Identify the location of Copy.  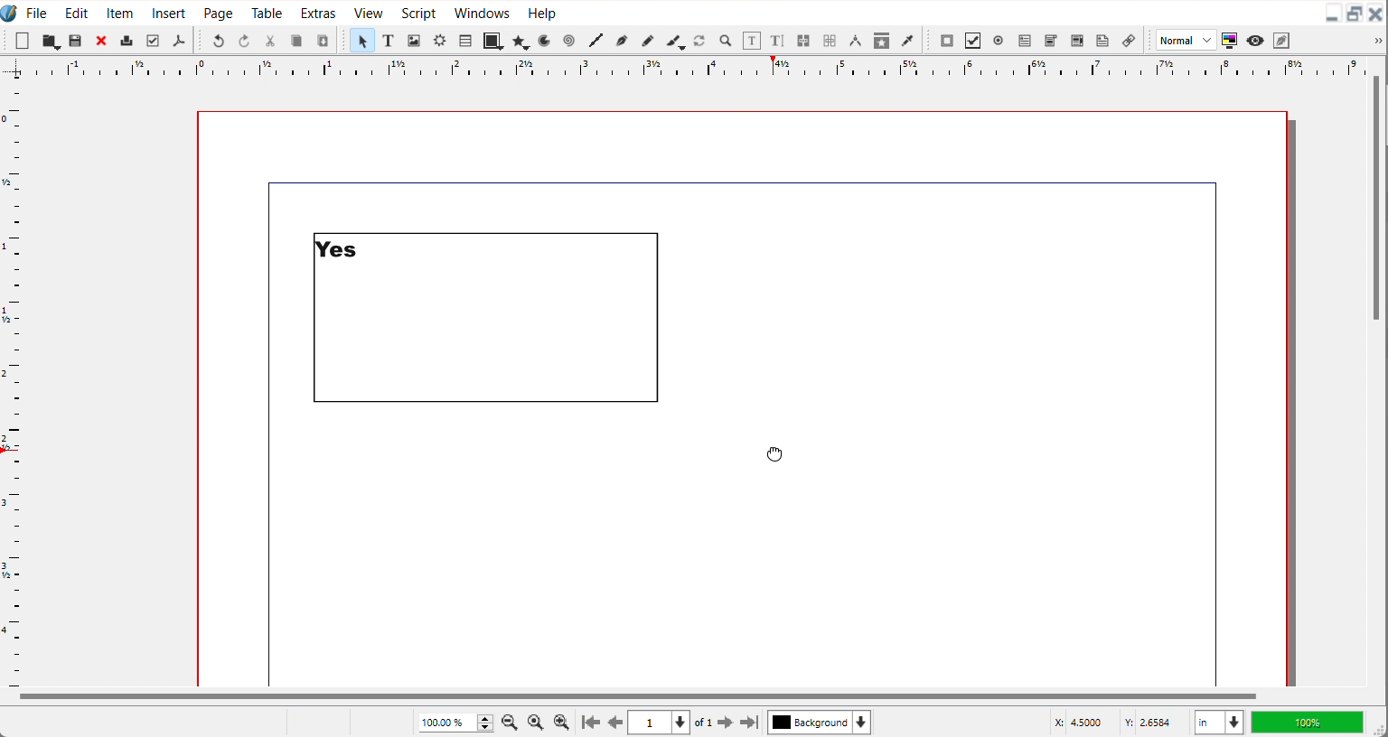
(296, 41).